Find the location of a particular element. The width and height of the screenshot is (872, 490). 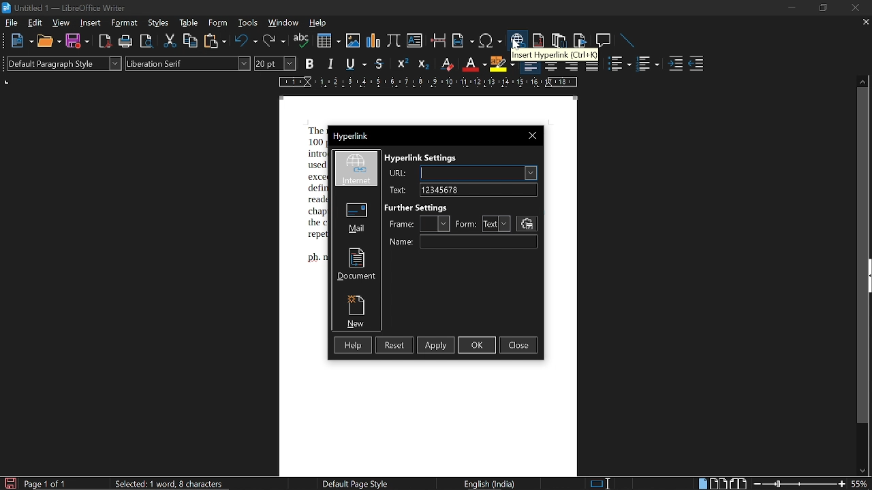

undo is located at coordinates (244, 43).